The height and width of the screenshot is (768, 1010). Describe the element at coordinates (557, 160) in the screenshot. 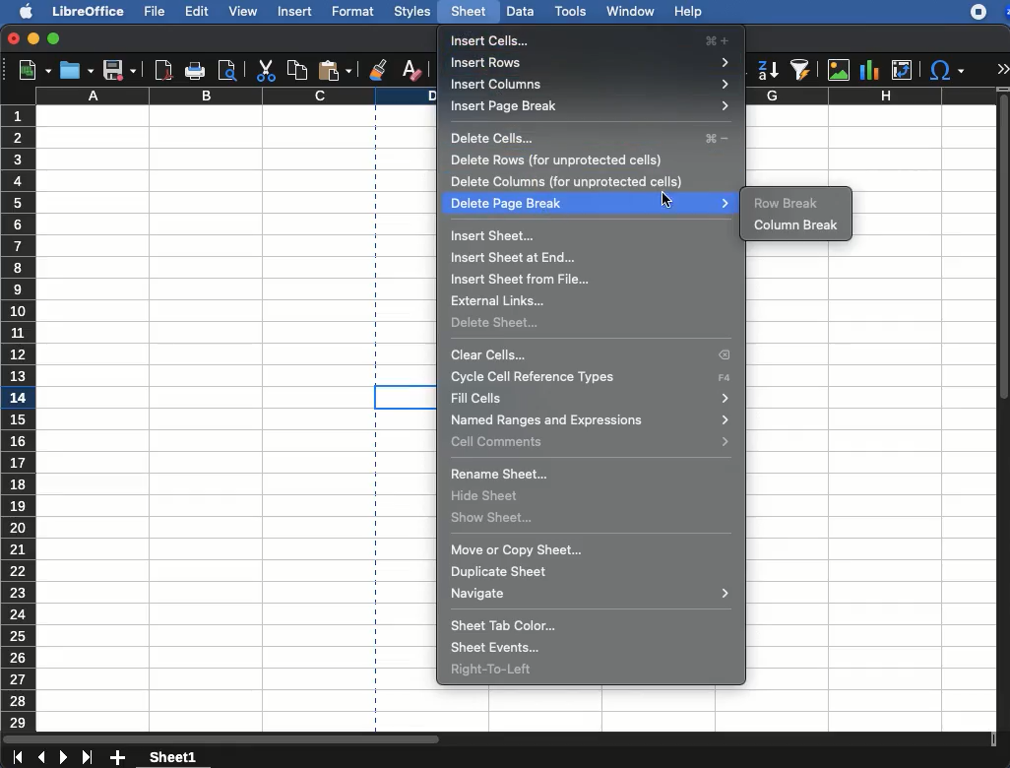

I see `delete rows (for unprotected cells)` at that location.